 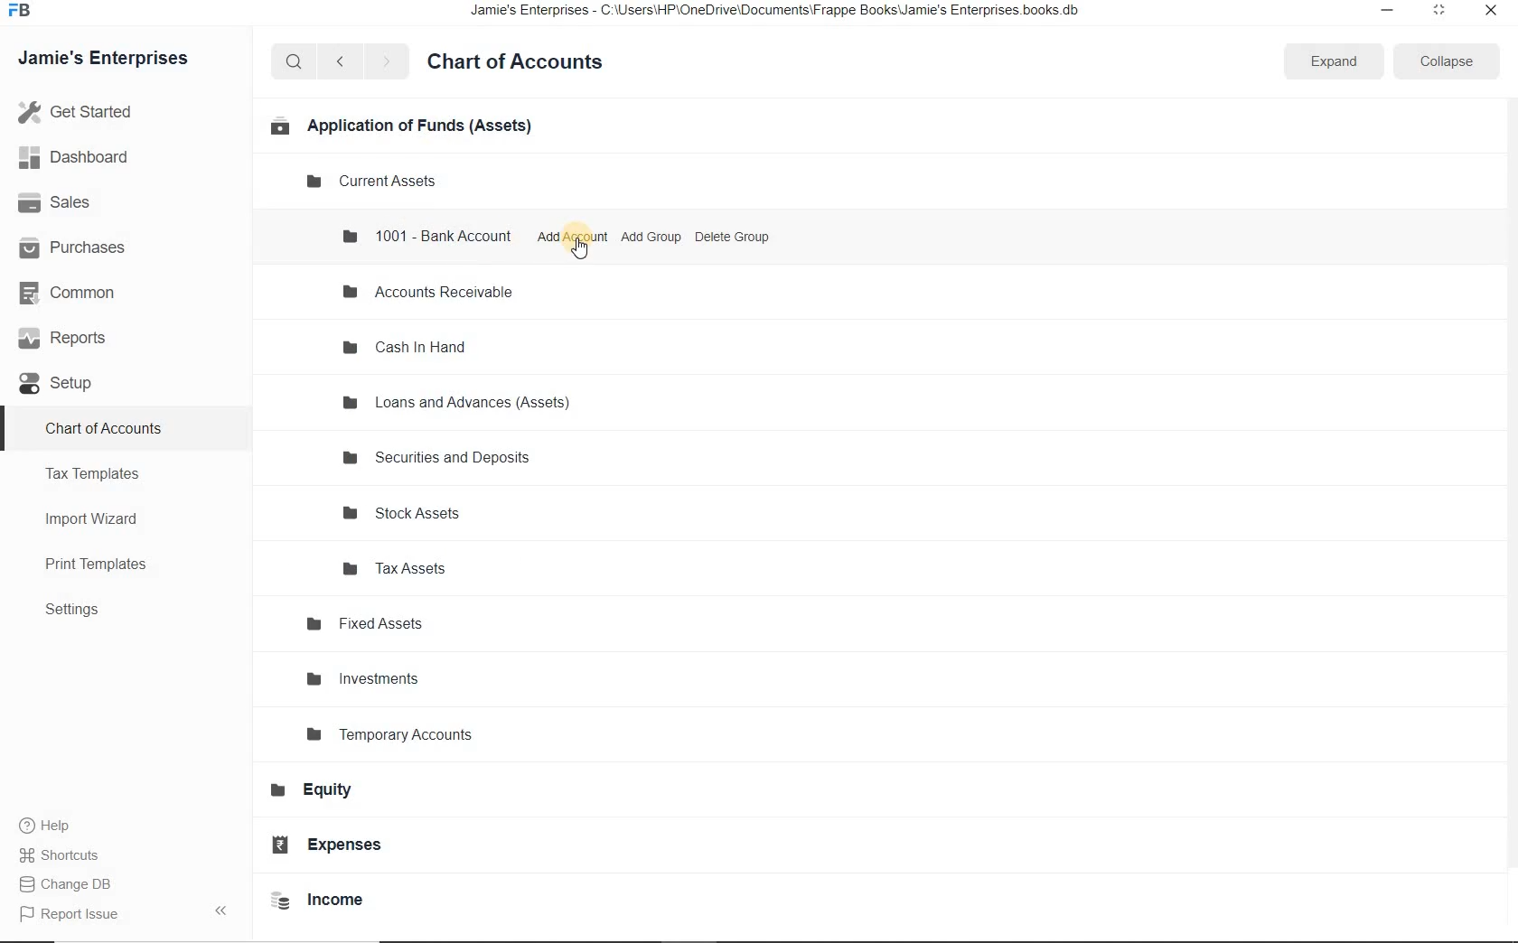 I want to click on Temporary Accounts, so click(x=400, y=735).